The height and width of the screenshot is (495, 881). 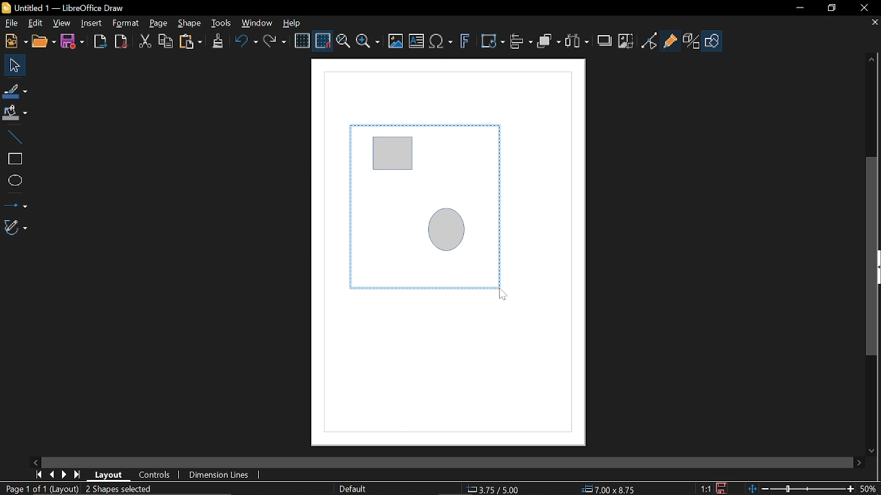 I want to click on Save, so click(x=74, y=42).